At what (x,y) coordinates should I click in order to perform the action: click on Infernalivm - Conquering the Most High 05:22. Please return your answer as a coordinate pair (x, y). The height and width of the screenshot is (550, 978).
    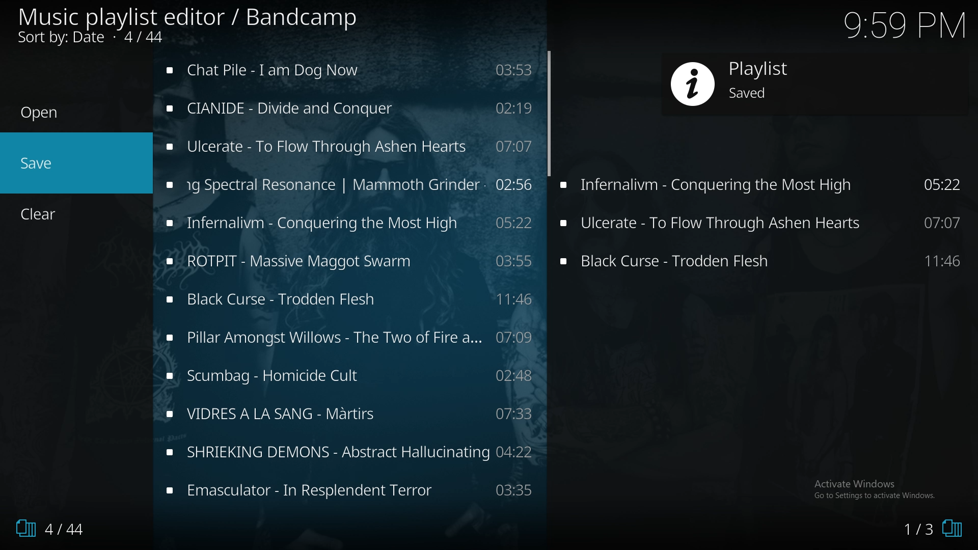
    Looking at the image, I should click on (766, 188).